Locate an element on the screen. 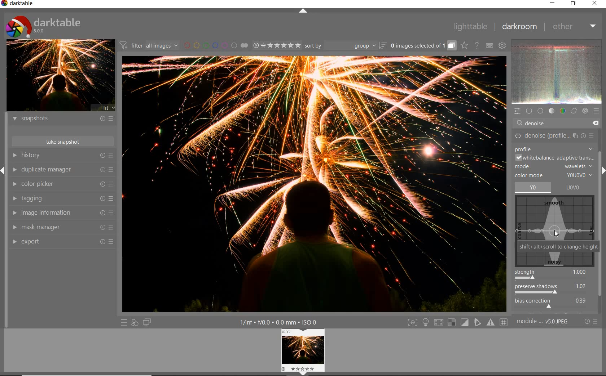  show only active modules is located at coordinates (530, 111).